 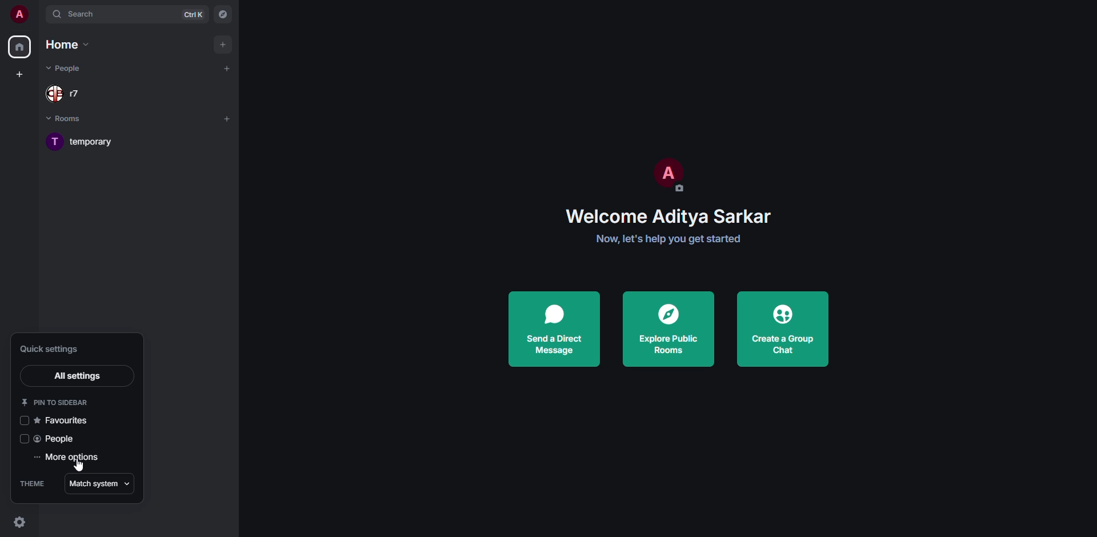 What do you see at coordinates (19, 73) in the screenshot?
I see `create space` at bounding box center [19, 73].